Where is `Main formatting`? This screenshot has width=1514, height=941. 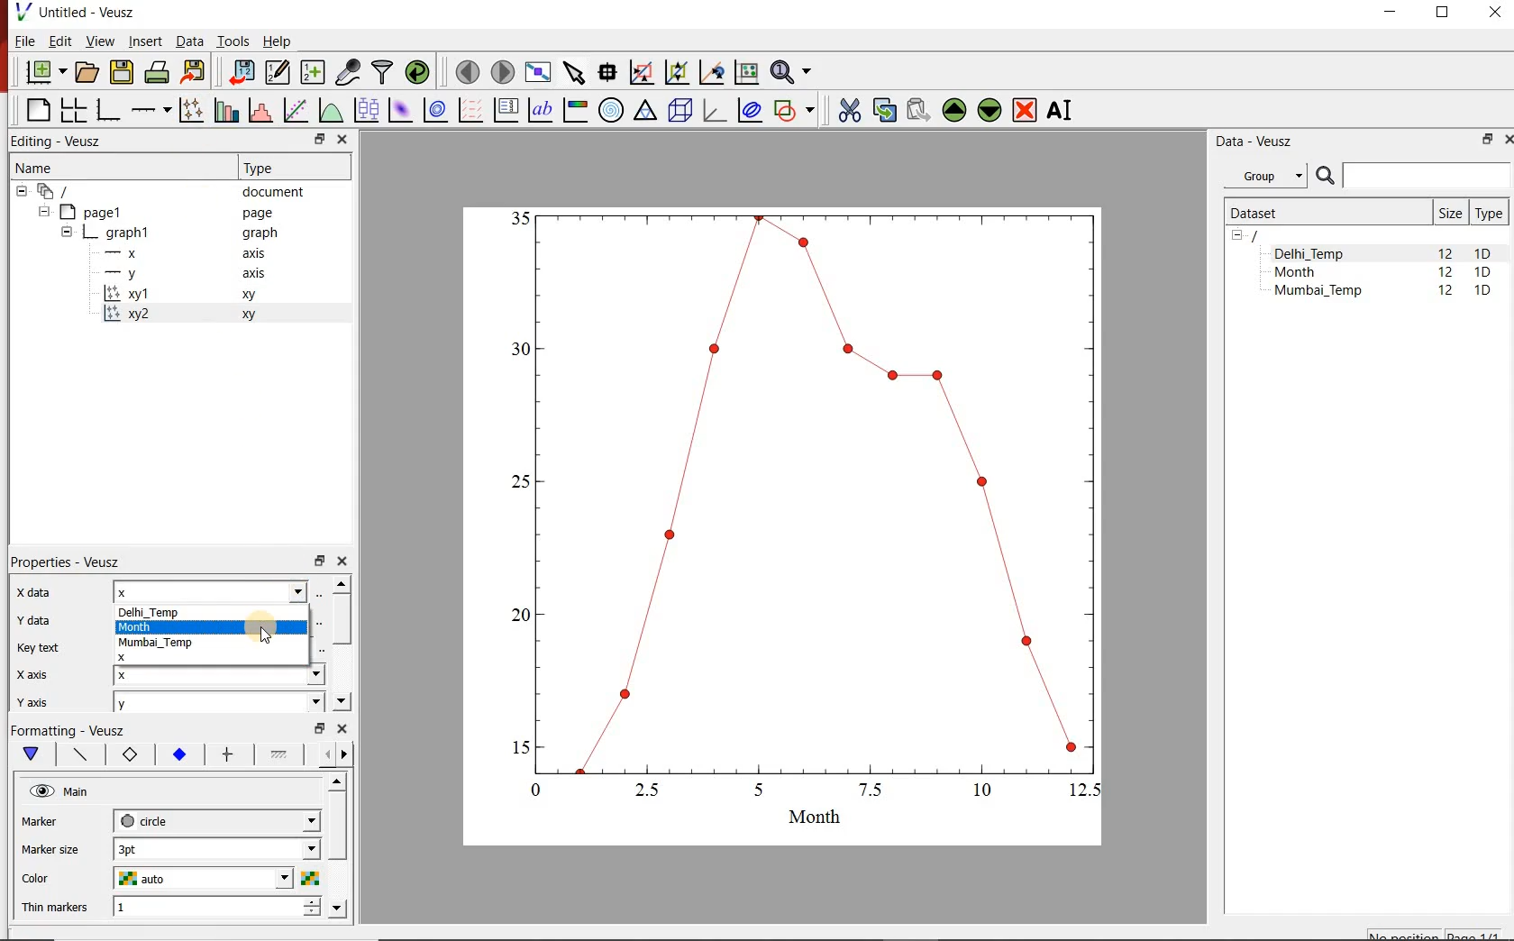
Main formatting is located at coordinates (28, 754).